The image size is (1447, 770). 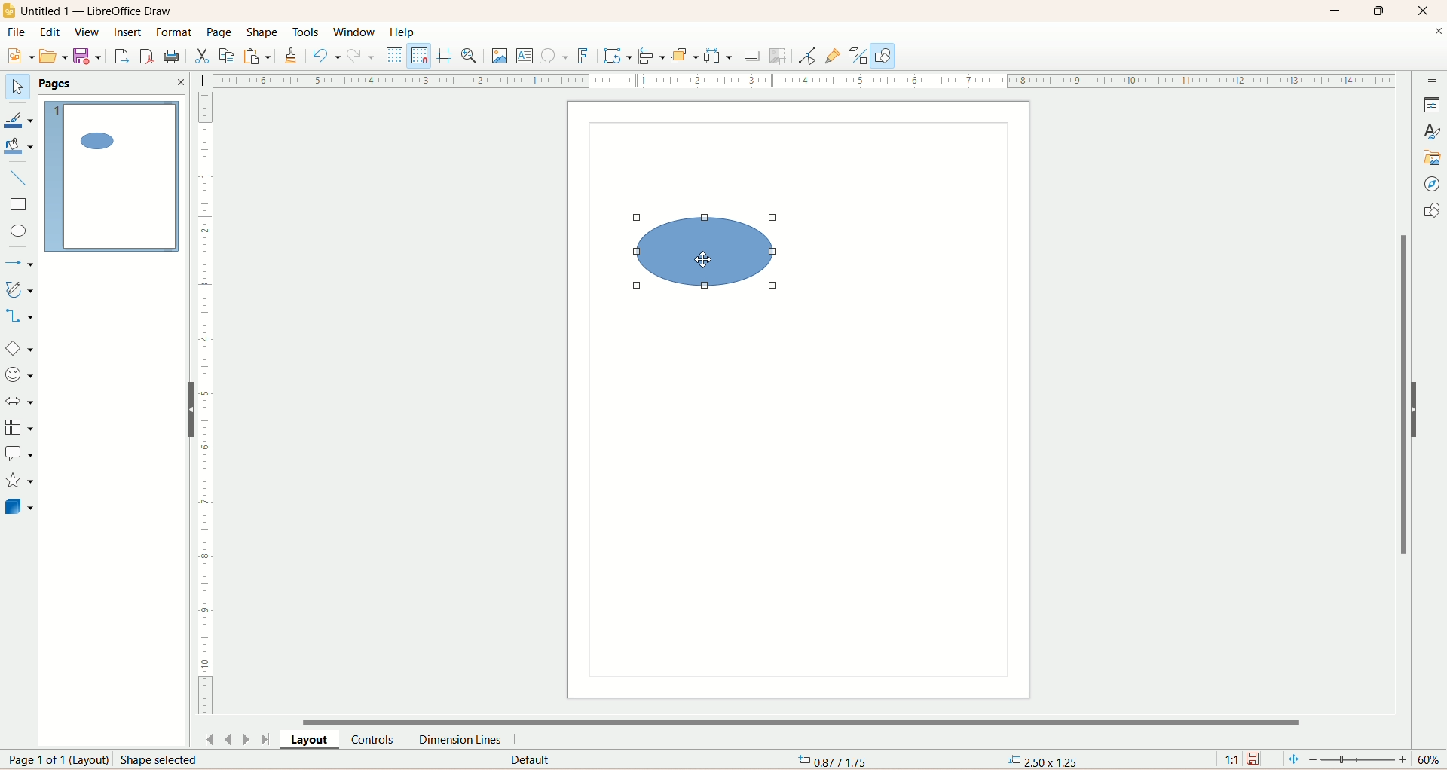 I want to click on 3D shapes, so click(x=20, y=506).